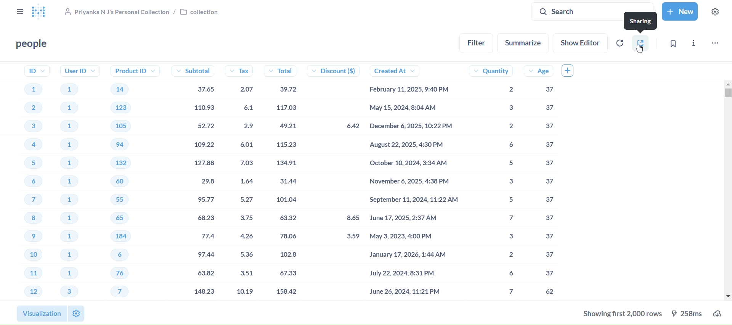 This screenshot has height=325, width=732. What do you see at coordinates (492, 182) in the screenshot?
I see `quantity` at bounding box center [492, 182].